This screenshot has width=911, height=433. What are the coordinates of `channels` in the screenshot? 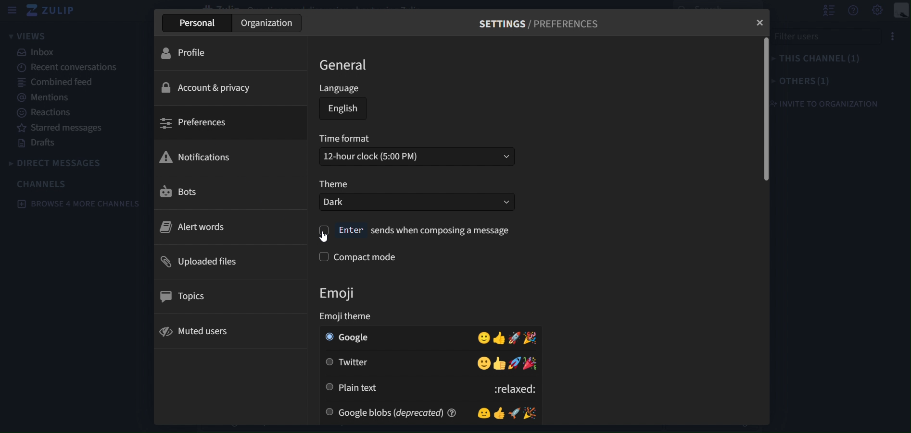 It's located at (43, 184).